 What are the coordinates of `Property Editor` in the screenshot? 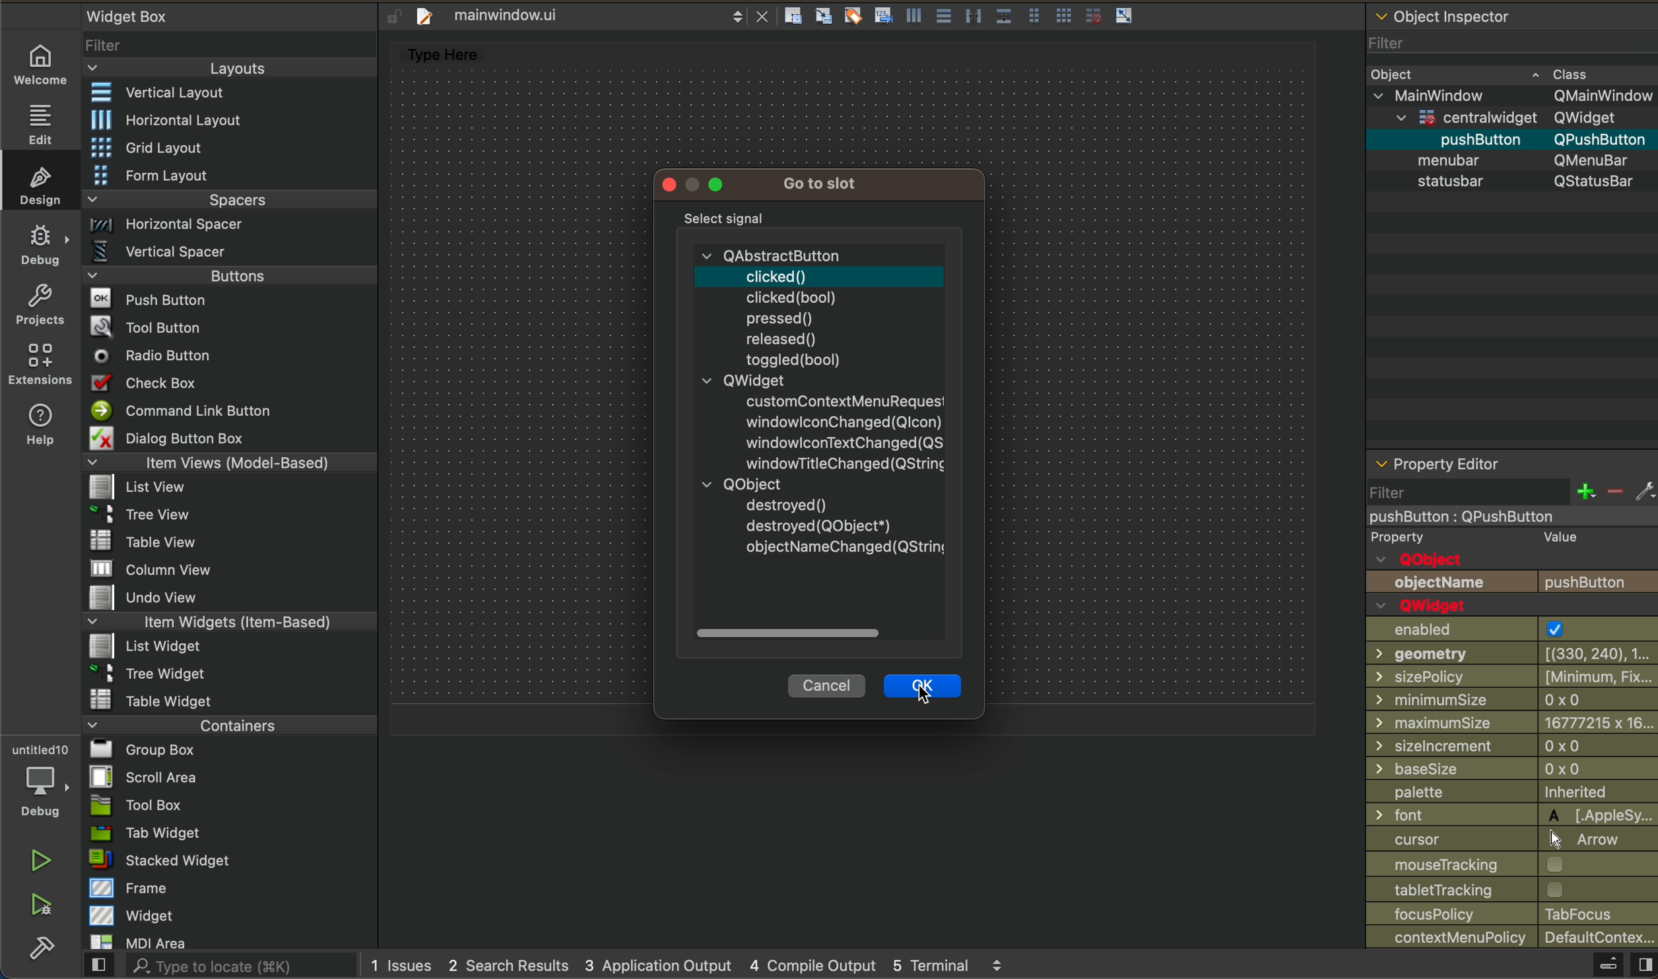 It's located at (1439, 463).